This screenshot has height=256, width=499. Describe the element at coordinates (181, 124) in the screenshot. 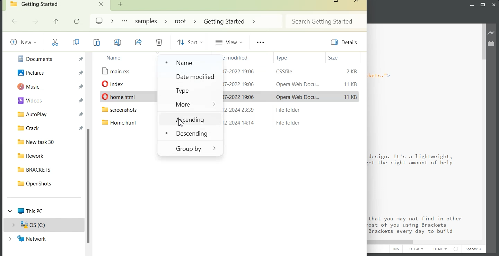

I see `cursor` at that location.